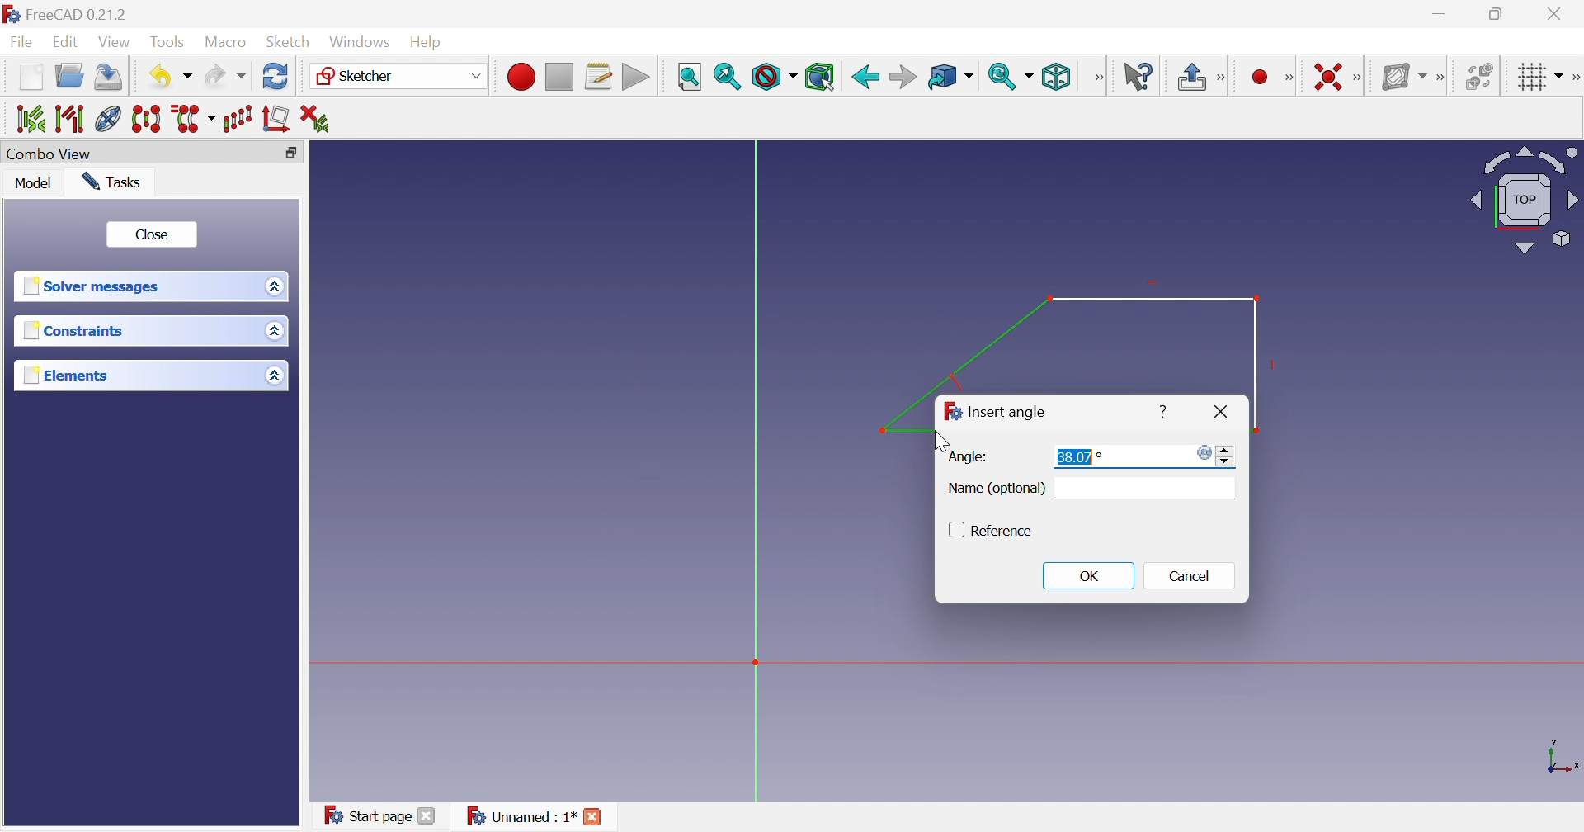 The height and width of the screenshot is (832, 1584). Describe the element at coordinates (773, 78) in the screenshot. I see `Draw Style` at that location.